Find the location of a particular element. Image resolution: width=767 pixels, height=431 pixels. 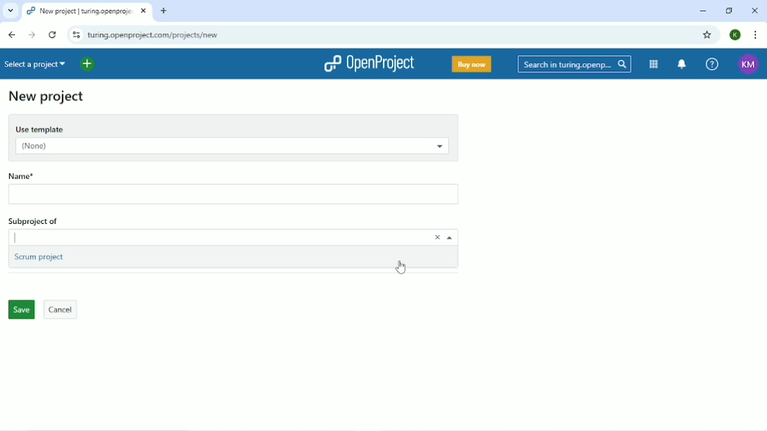

Typing cursor is located at coordinates (29, 237).